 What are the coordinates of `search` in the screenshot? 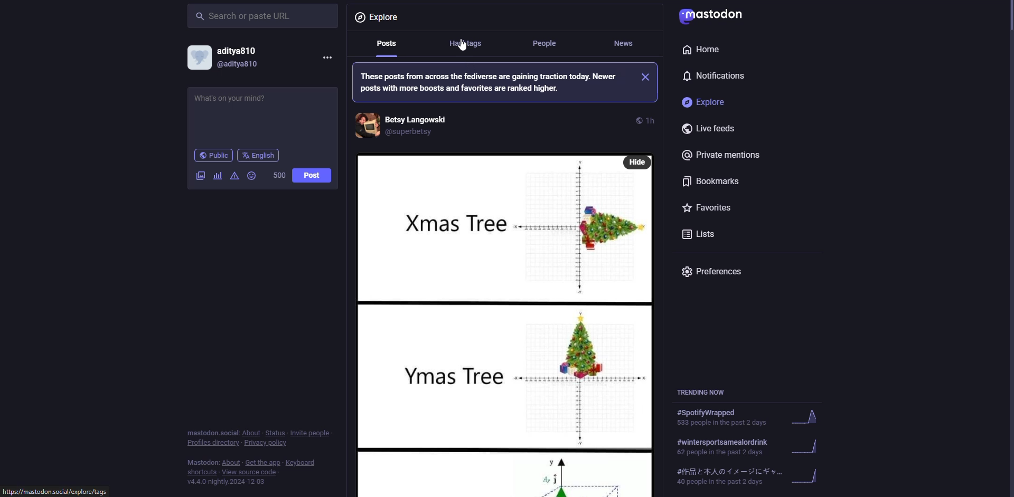 It's located at (248, 16).